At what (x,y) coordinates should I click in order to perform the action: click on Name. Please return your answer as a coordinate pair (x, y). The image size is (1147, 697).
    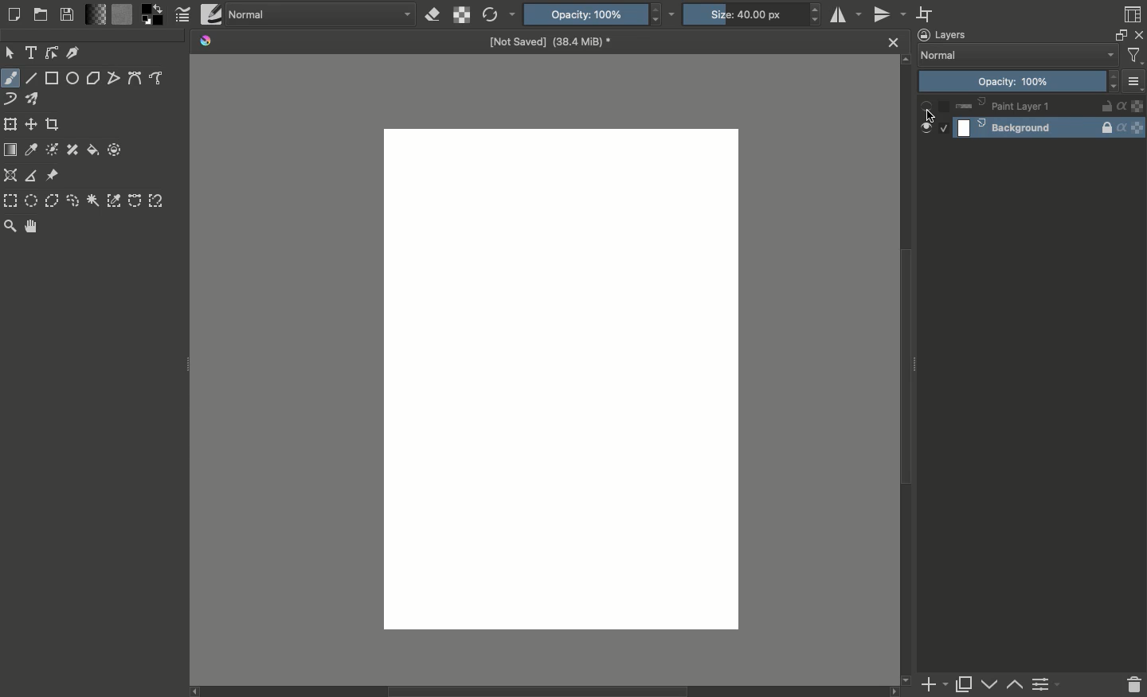
    Looking at the image, I should click on (556, 45).